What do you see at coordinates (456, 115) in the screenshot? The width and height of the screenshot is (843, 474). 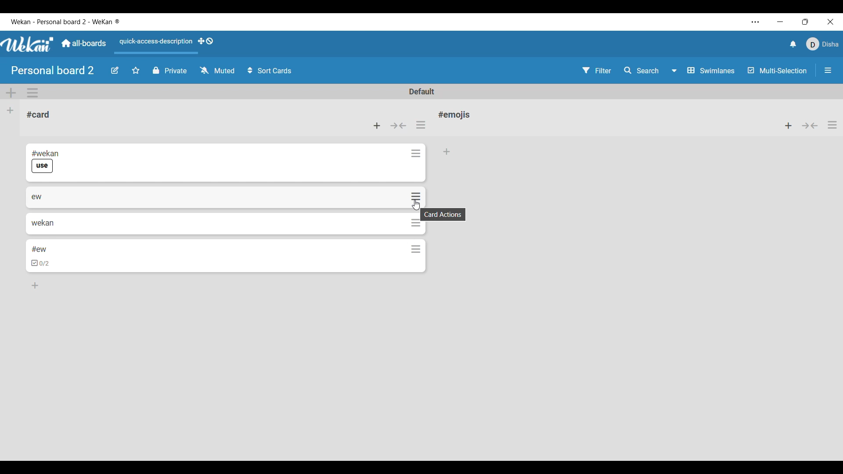 I see `Card name` at bounding box center [456, 115].